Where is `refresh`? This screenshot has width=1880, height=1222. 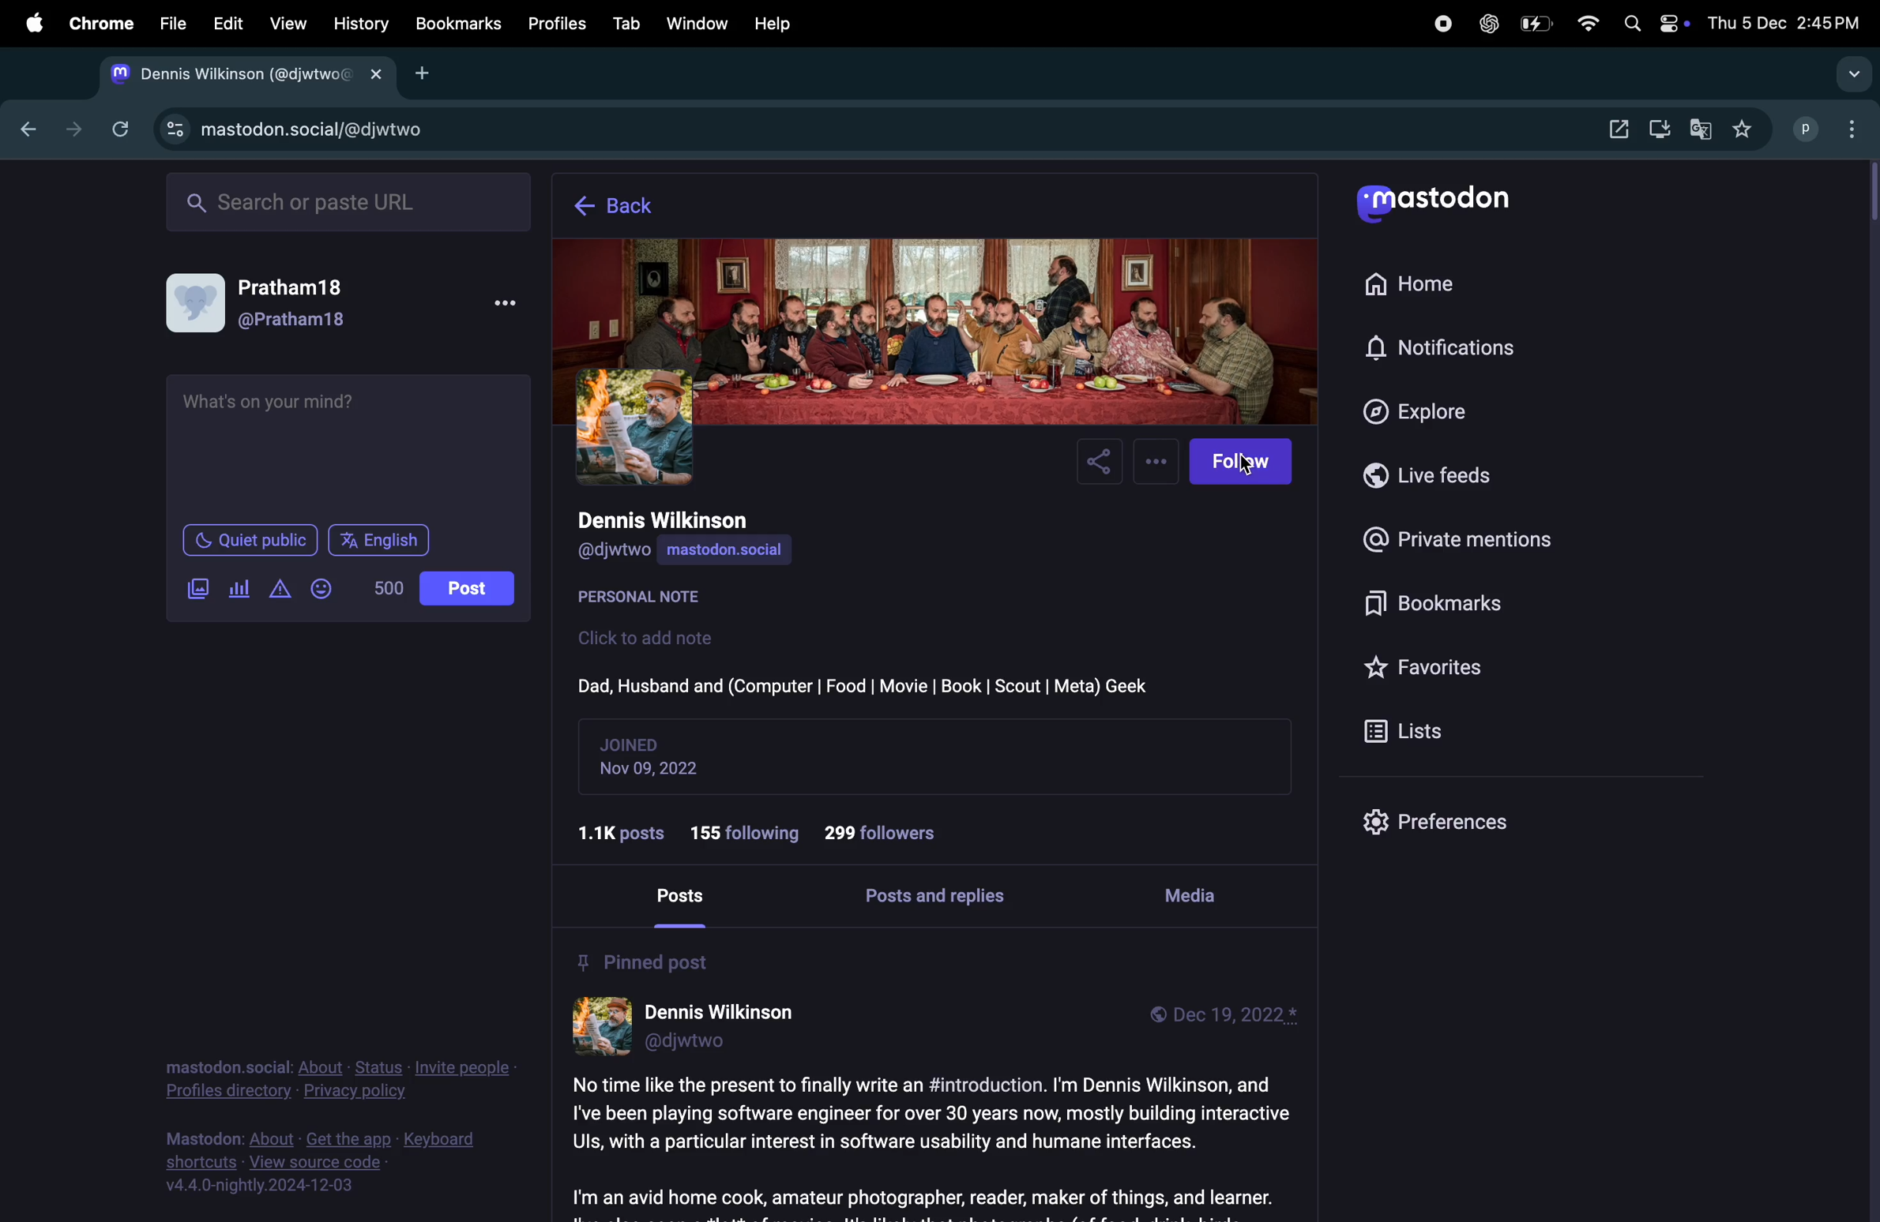 refresh is located at coordinates (119, 127).